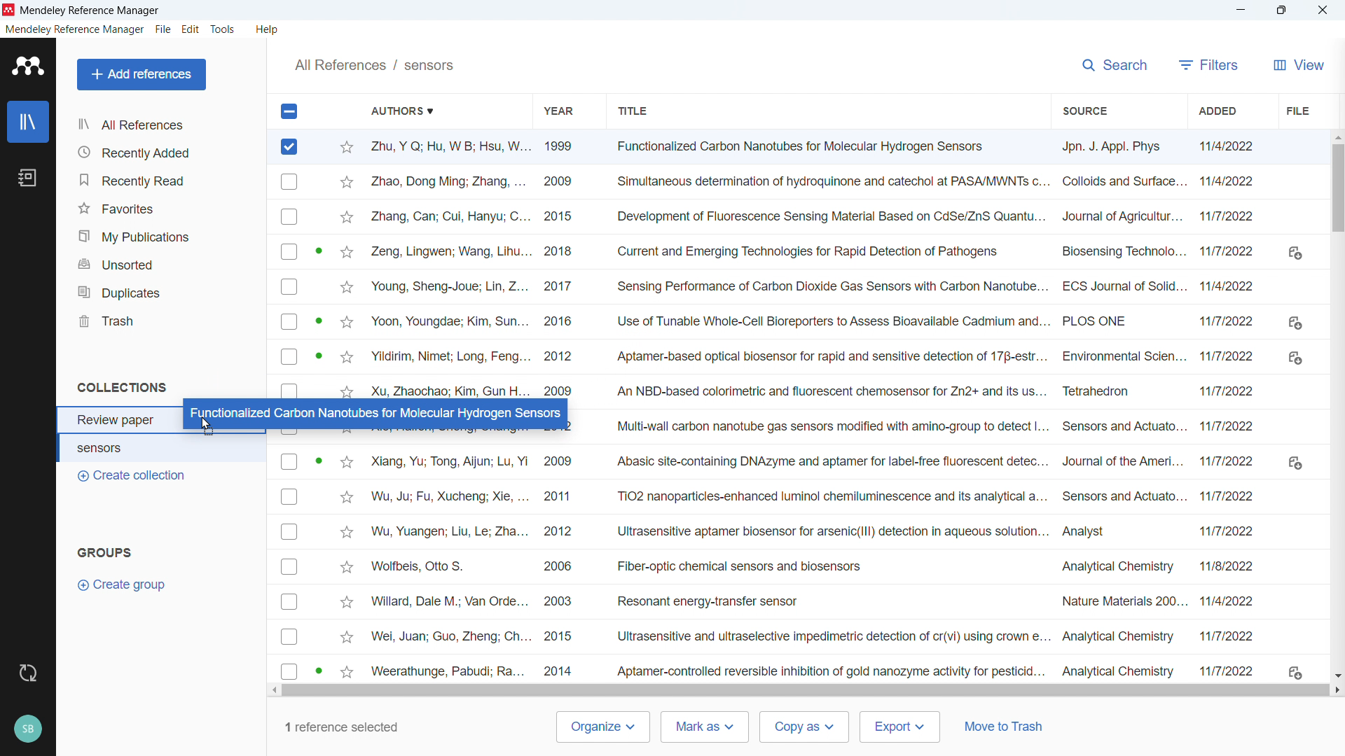 The height and width of the screenshot is (756, 1345). I want to click on Unsorted , so click(165, 265).